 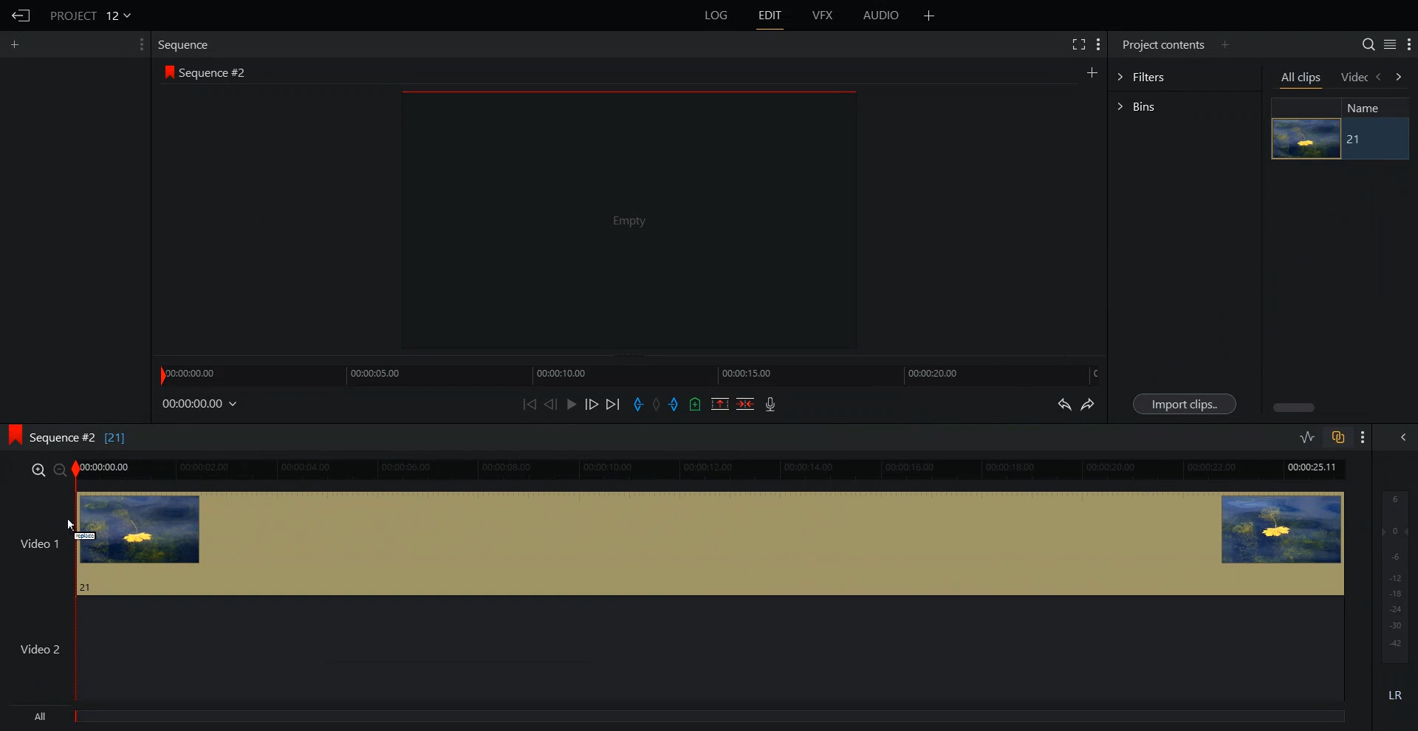 What do you see at coordinates (1094, 72) in the screenshot?
I see `Create New Sequence` at bounding box center [1094, 72].